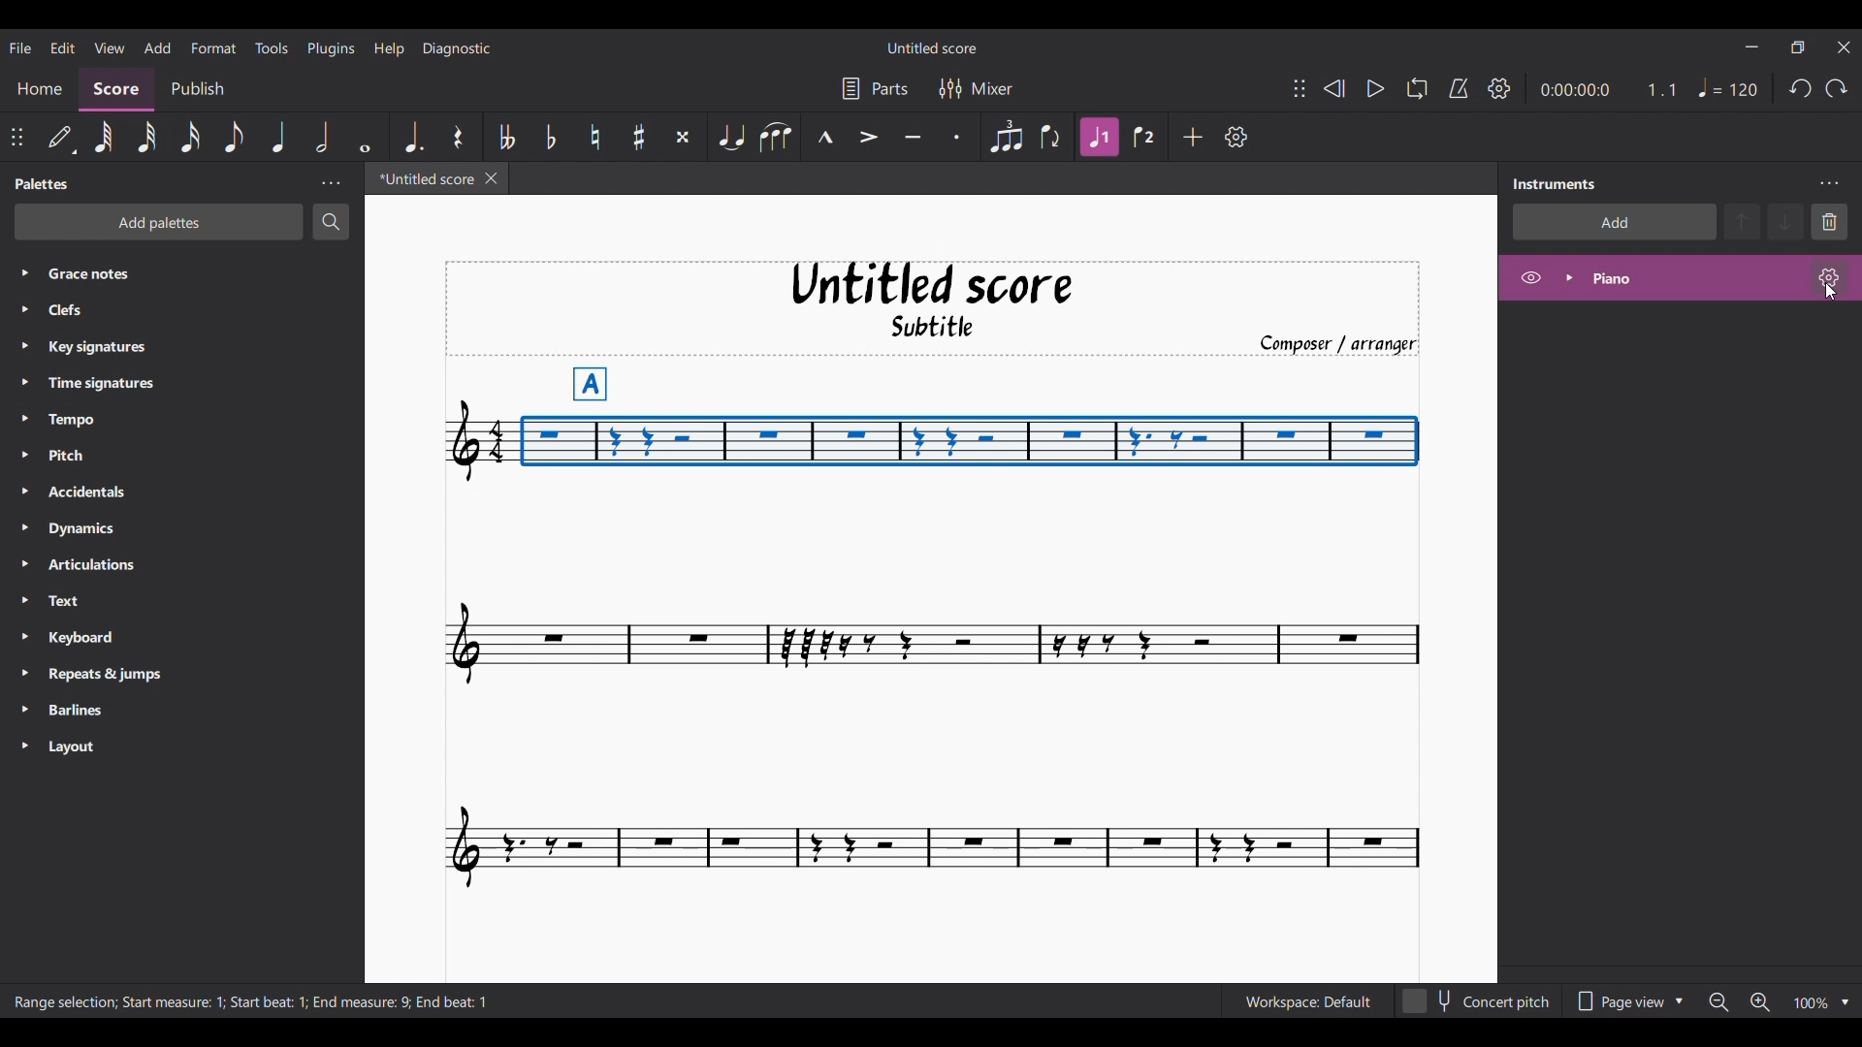  I want to click on Composer/arranger, so click(1336, 342).